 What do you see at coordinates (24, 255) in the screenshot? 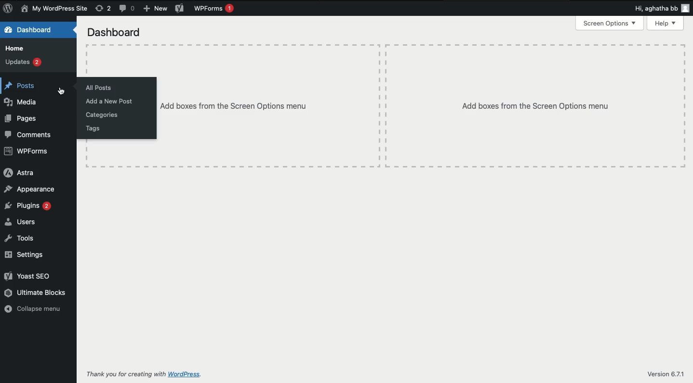
I see `Settings` at bounding box center [24, 255].